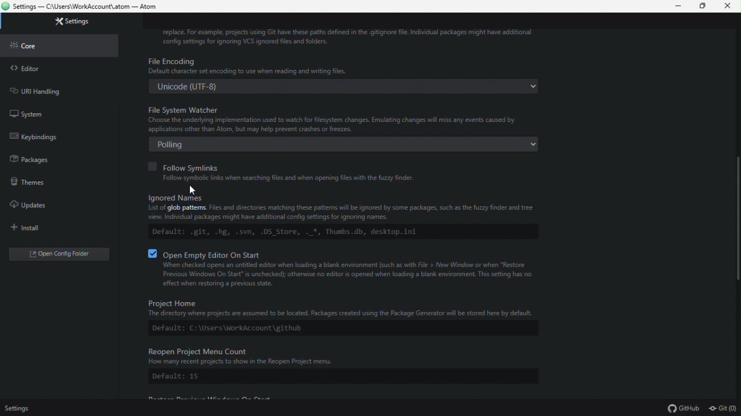 The image size is (741, 416). What do you see at coordinates (305, 231) in the screenshot?
I see `Default: .git, .hg, .svn, .DS_Store, ._*, Thumbs.db, desktop.ini` at bounding box center [305, 231].